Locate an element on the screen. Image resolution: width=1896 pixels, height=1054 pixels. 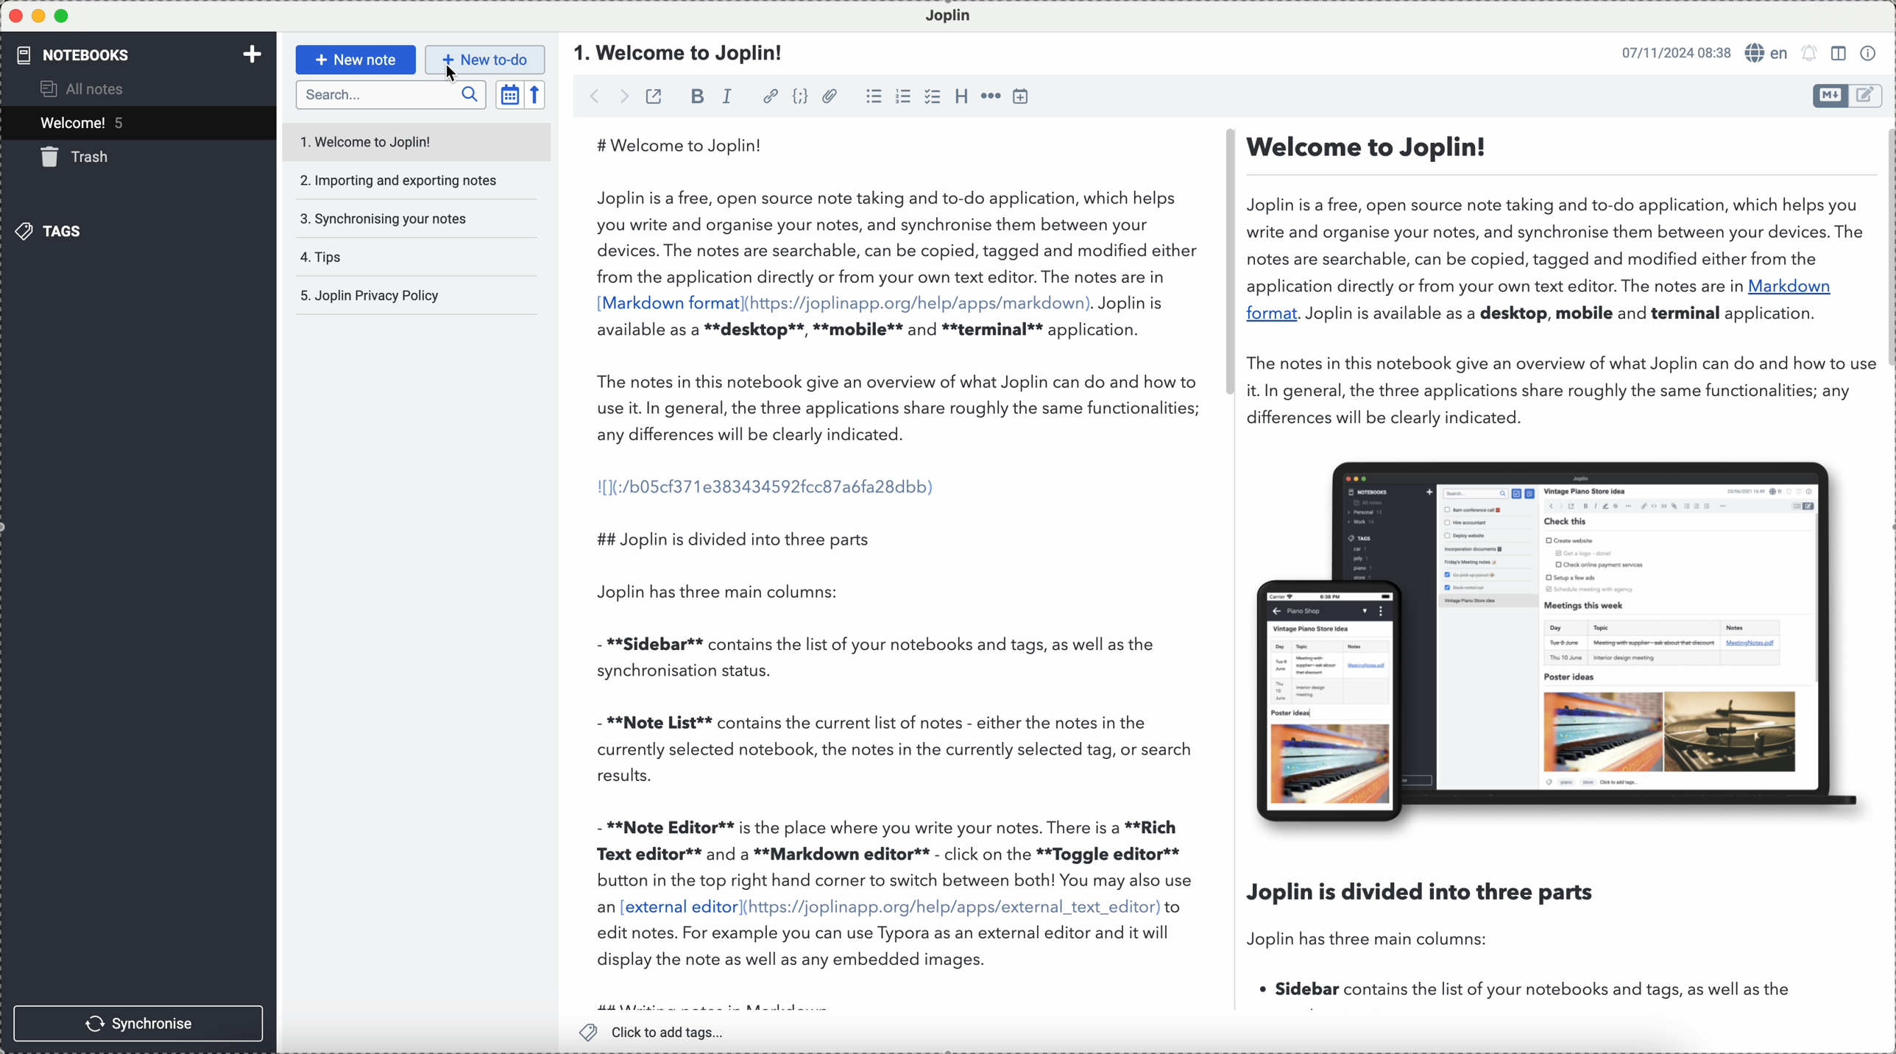
document title is located at coordinates (680, 52).